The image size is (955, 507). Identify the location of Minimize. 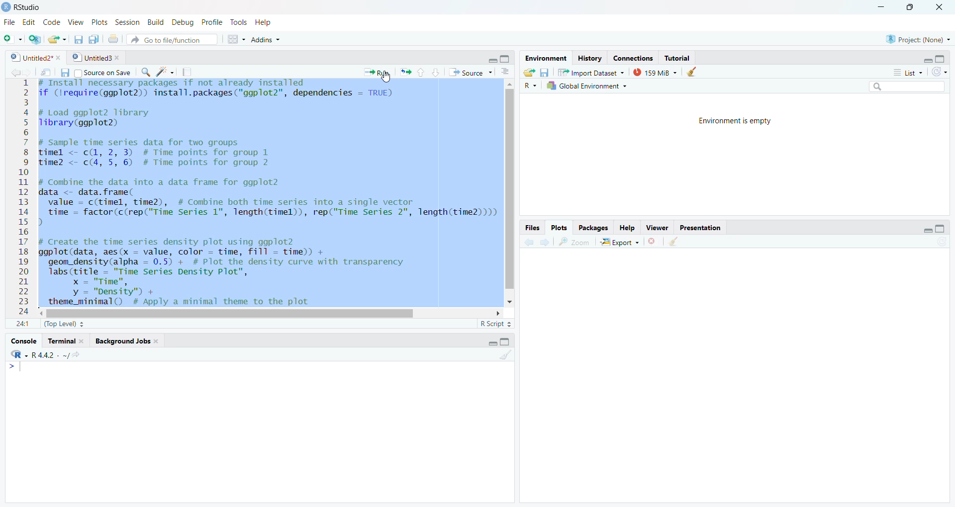
(926, 59).